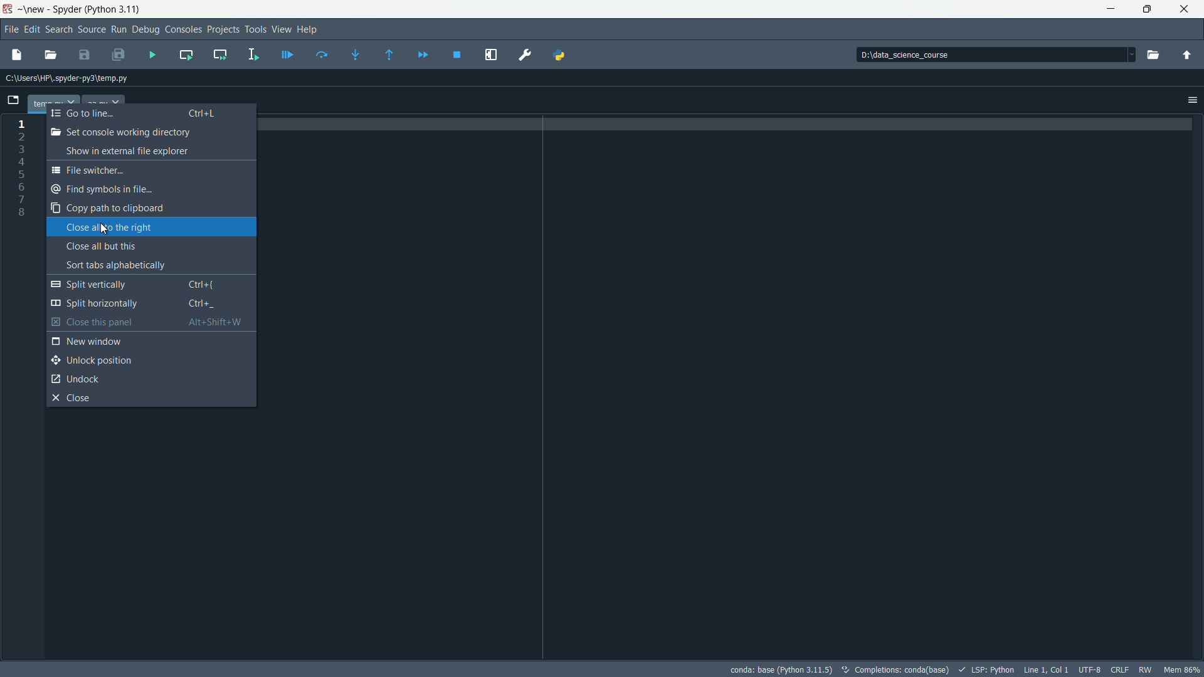  I want to click on split vertically, so click(152, 284).